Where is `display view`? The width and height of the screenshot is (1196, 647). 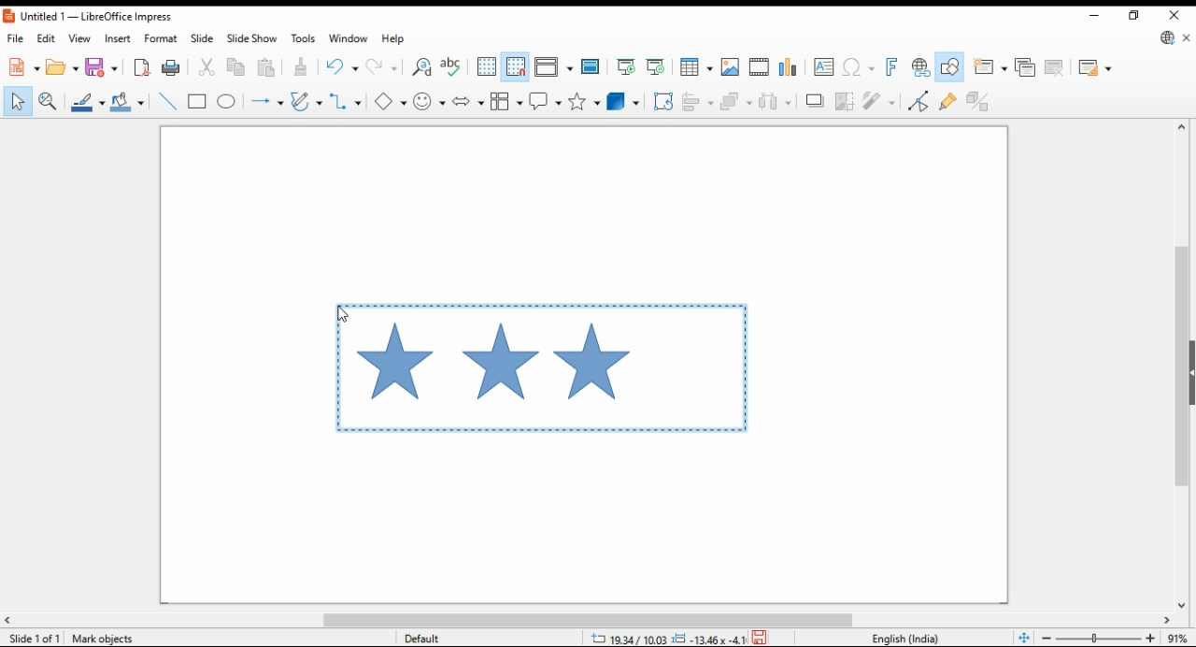
display view is located at coordinates (555, 67).